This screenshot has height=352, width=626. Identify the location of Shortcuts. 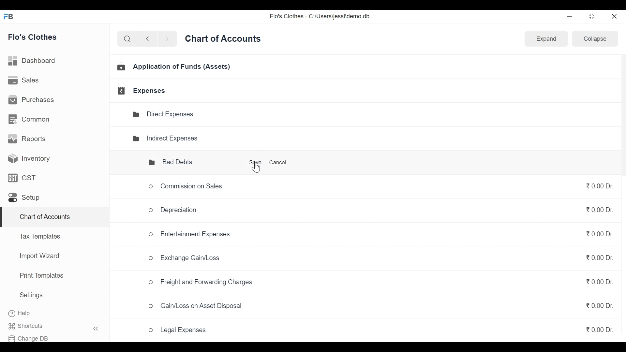
(57, 326).